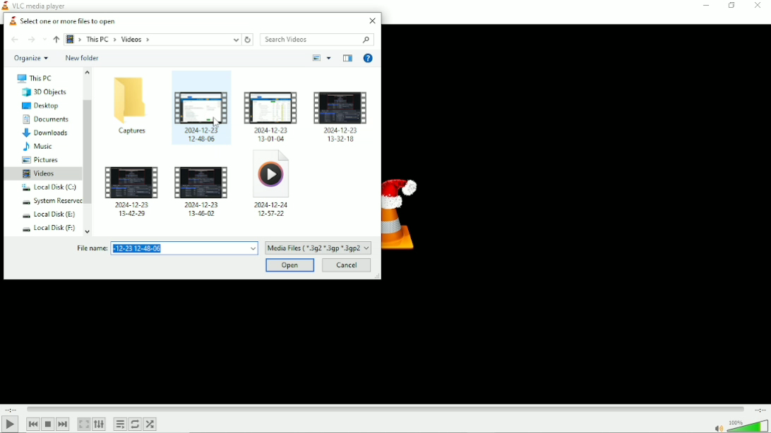  Describe the element at coordinates (150, 425) in the screenshot. I see `Random` at that location.